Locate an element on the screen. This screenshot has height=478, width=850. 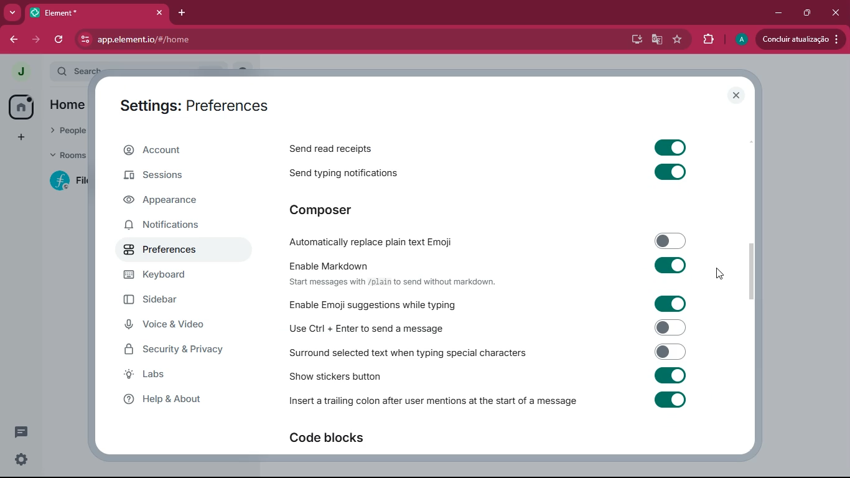
add is located at coordinates (16, 138).